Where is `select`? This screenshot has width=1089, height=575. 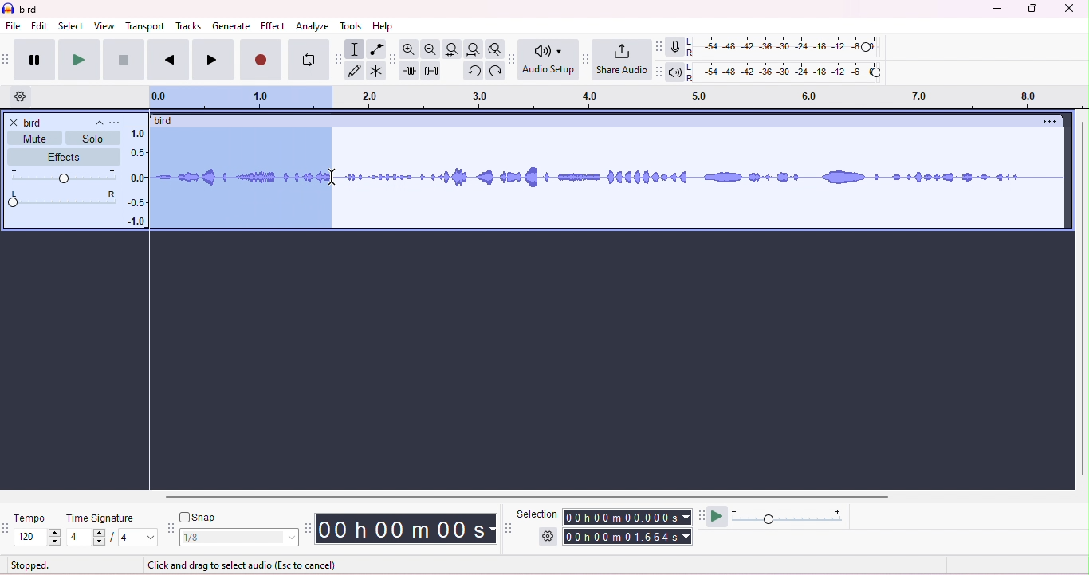
select is located at coordinates (70, 26).